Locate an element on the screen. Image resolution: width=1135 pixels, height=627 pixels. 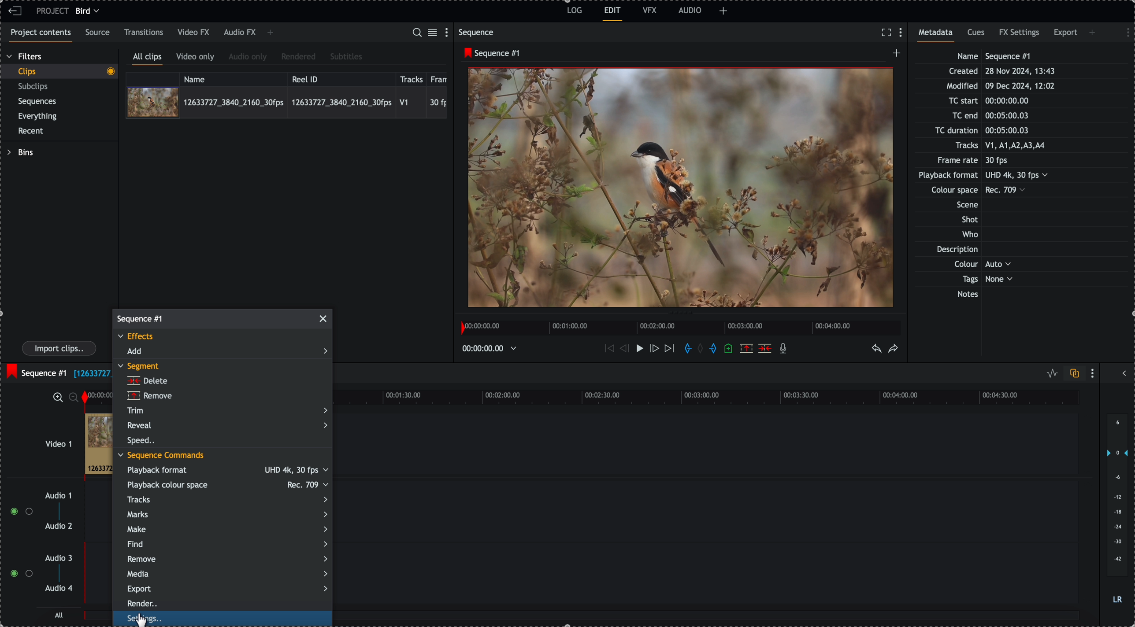
nudge one frame foward is located at coordinates (653, 349).